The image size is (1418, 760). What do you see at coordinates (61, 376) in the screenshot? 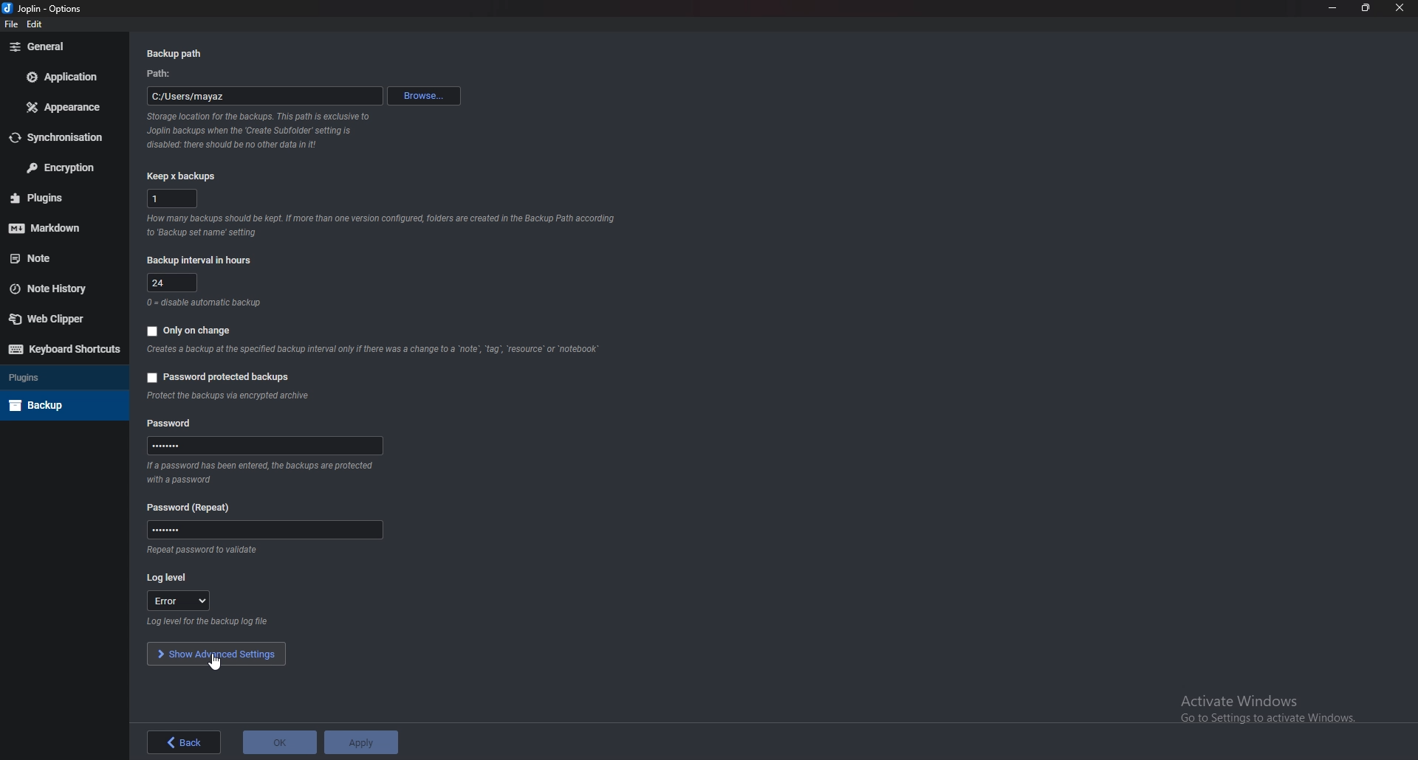
I see `Plugins` at bounding box center [61, 376].